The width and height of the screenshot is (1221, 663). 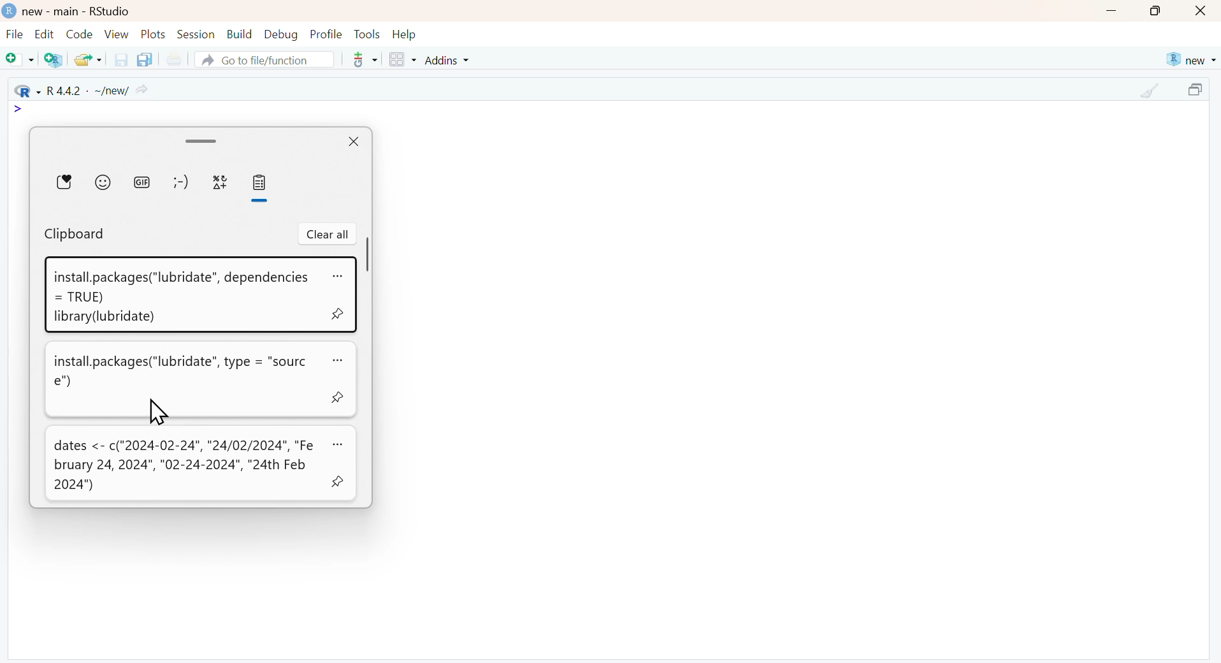 What do you see at coordinates (239, 34) in the screenshot?
I see `Build` at bounding box center [239, 34].